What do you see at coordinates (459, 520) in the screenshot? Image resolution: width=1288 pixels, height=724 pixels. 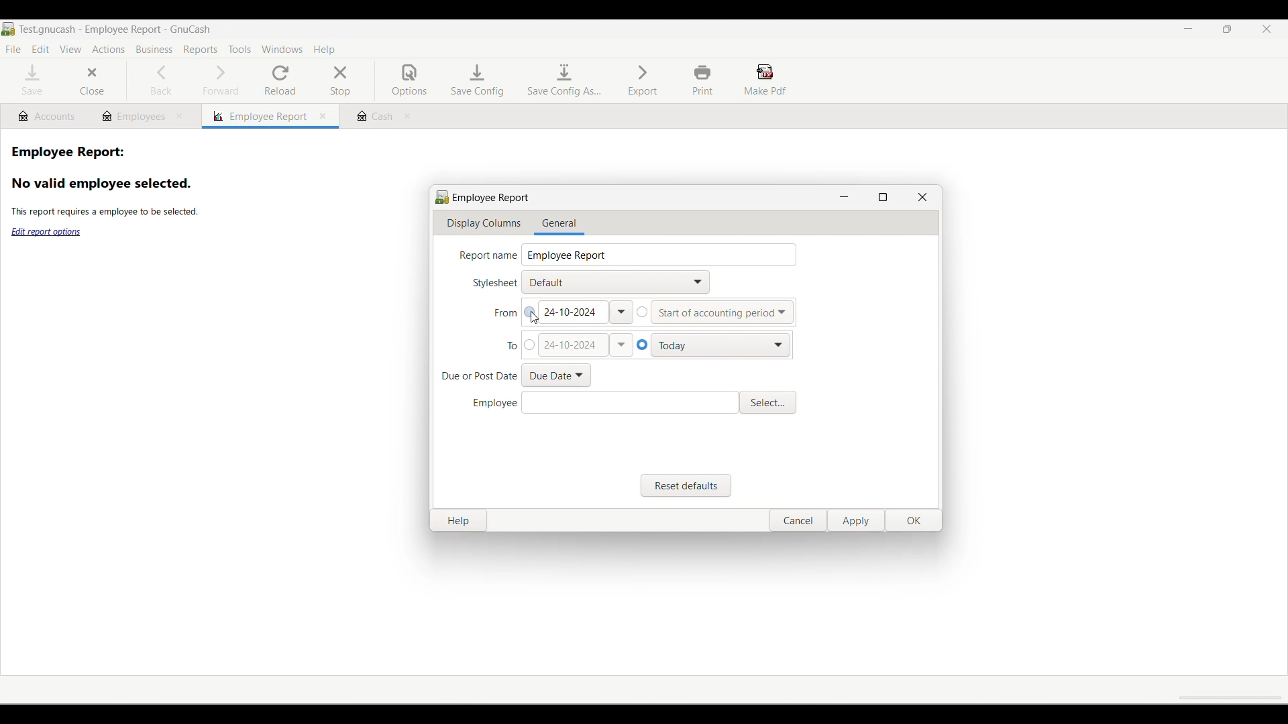 I see `Help` at bounding box center [459, 520].